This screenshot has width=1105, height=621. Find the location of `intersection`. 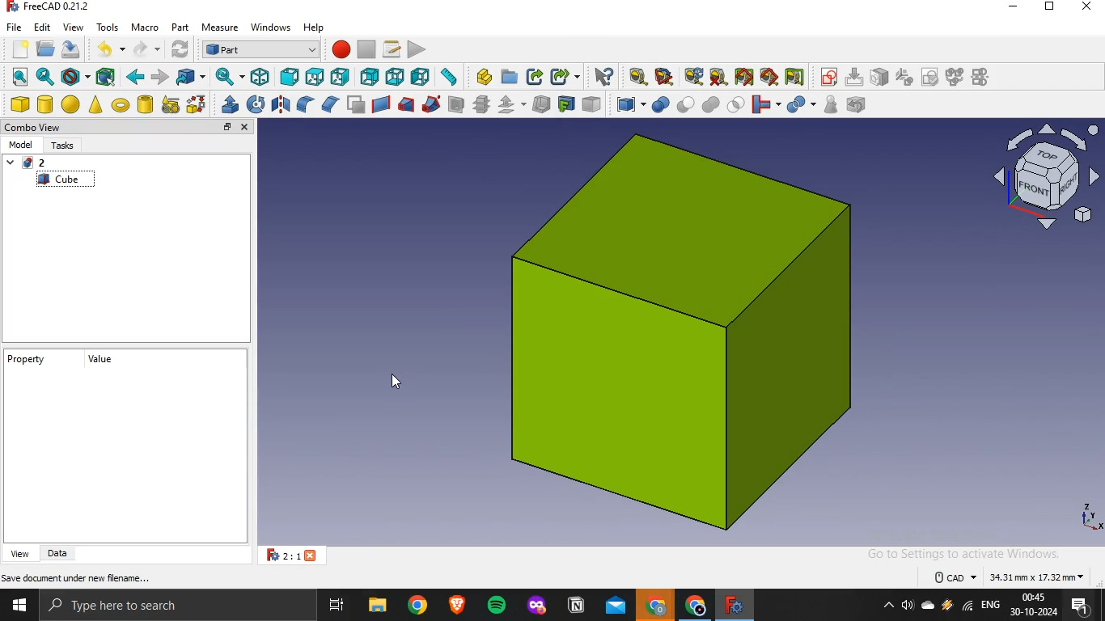

intersection is located at coordinates (735, 104).